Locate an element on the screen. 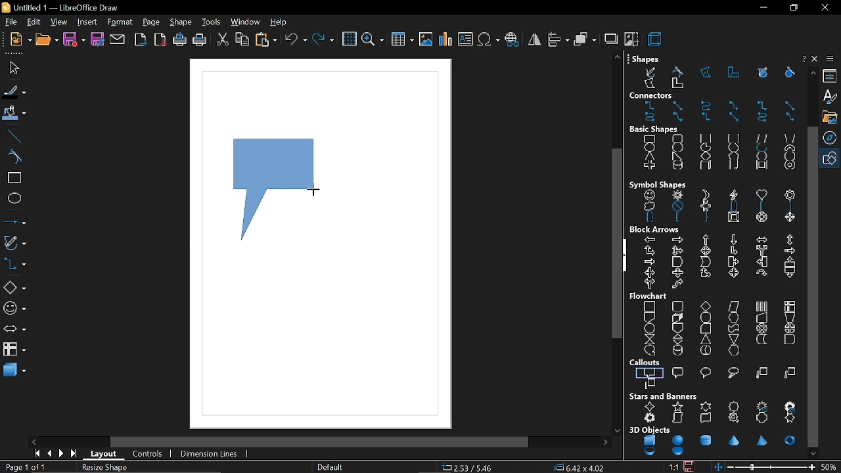 The width and height of the screenshot is (841, 473). insert text is located at coordinates (466, 40).